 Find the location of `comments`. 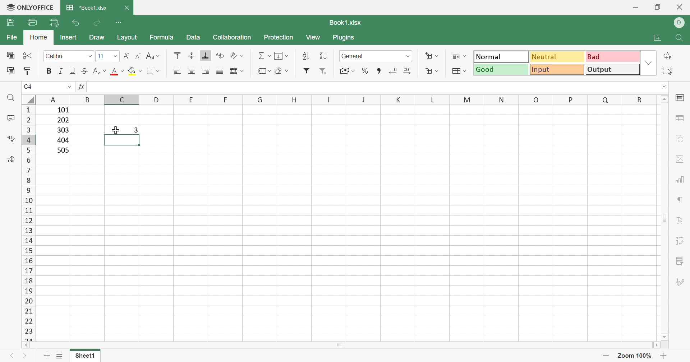

comments is located at coordinates (10, 118).